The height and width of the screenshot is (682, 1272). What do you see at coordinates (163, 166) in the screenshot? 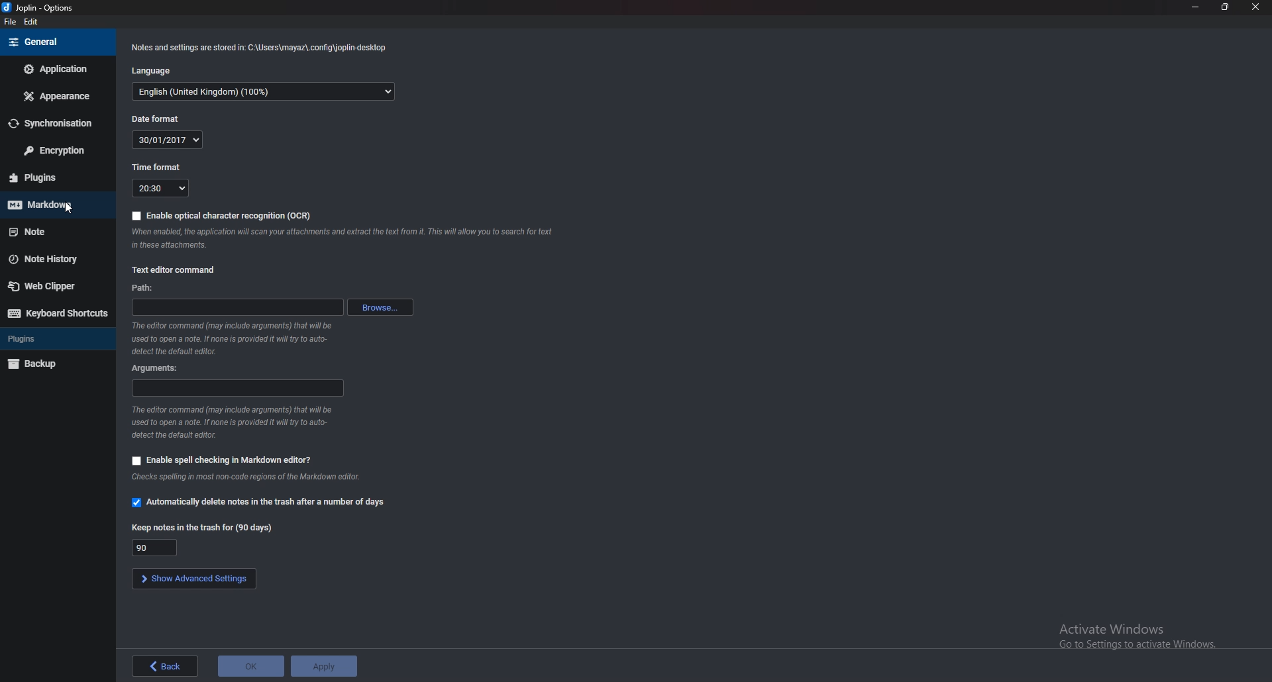
I see `Time format` at bounding box center [163, 166].